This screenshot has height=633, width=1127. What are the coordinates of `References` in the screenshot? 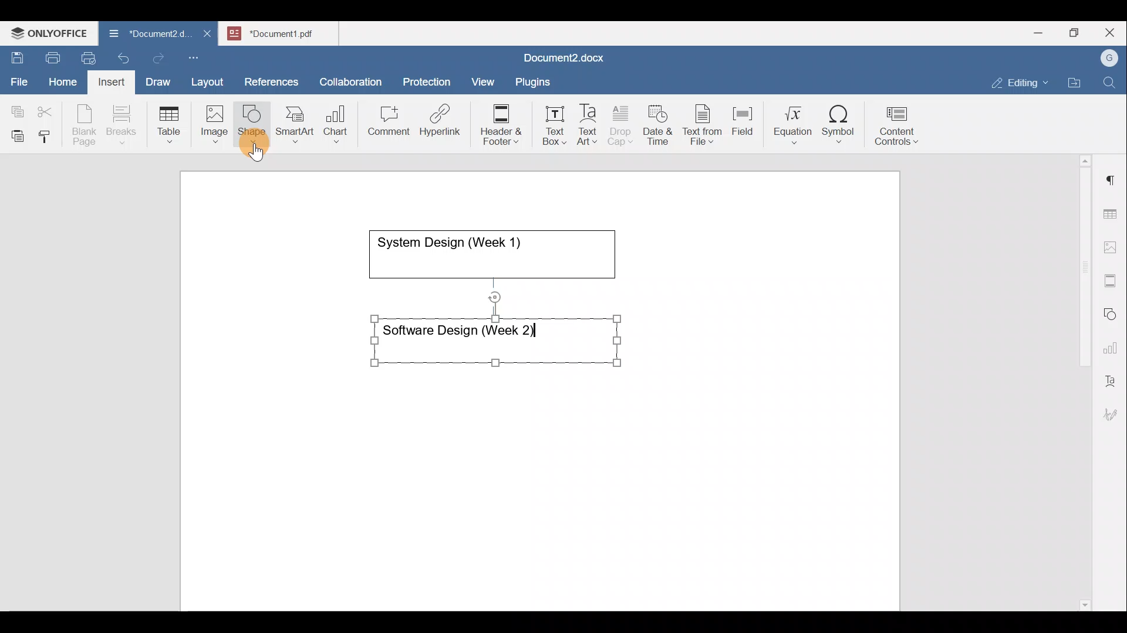 It's located at (271, 80).